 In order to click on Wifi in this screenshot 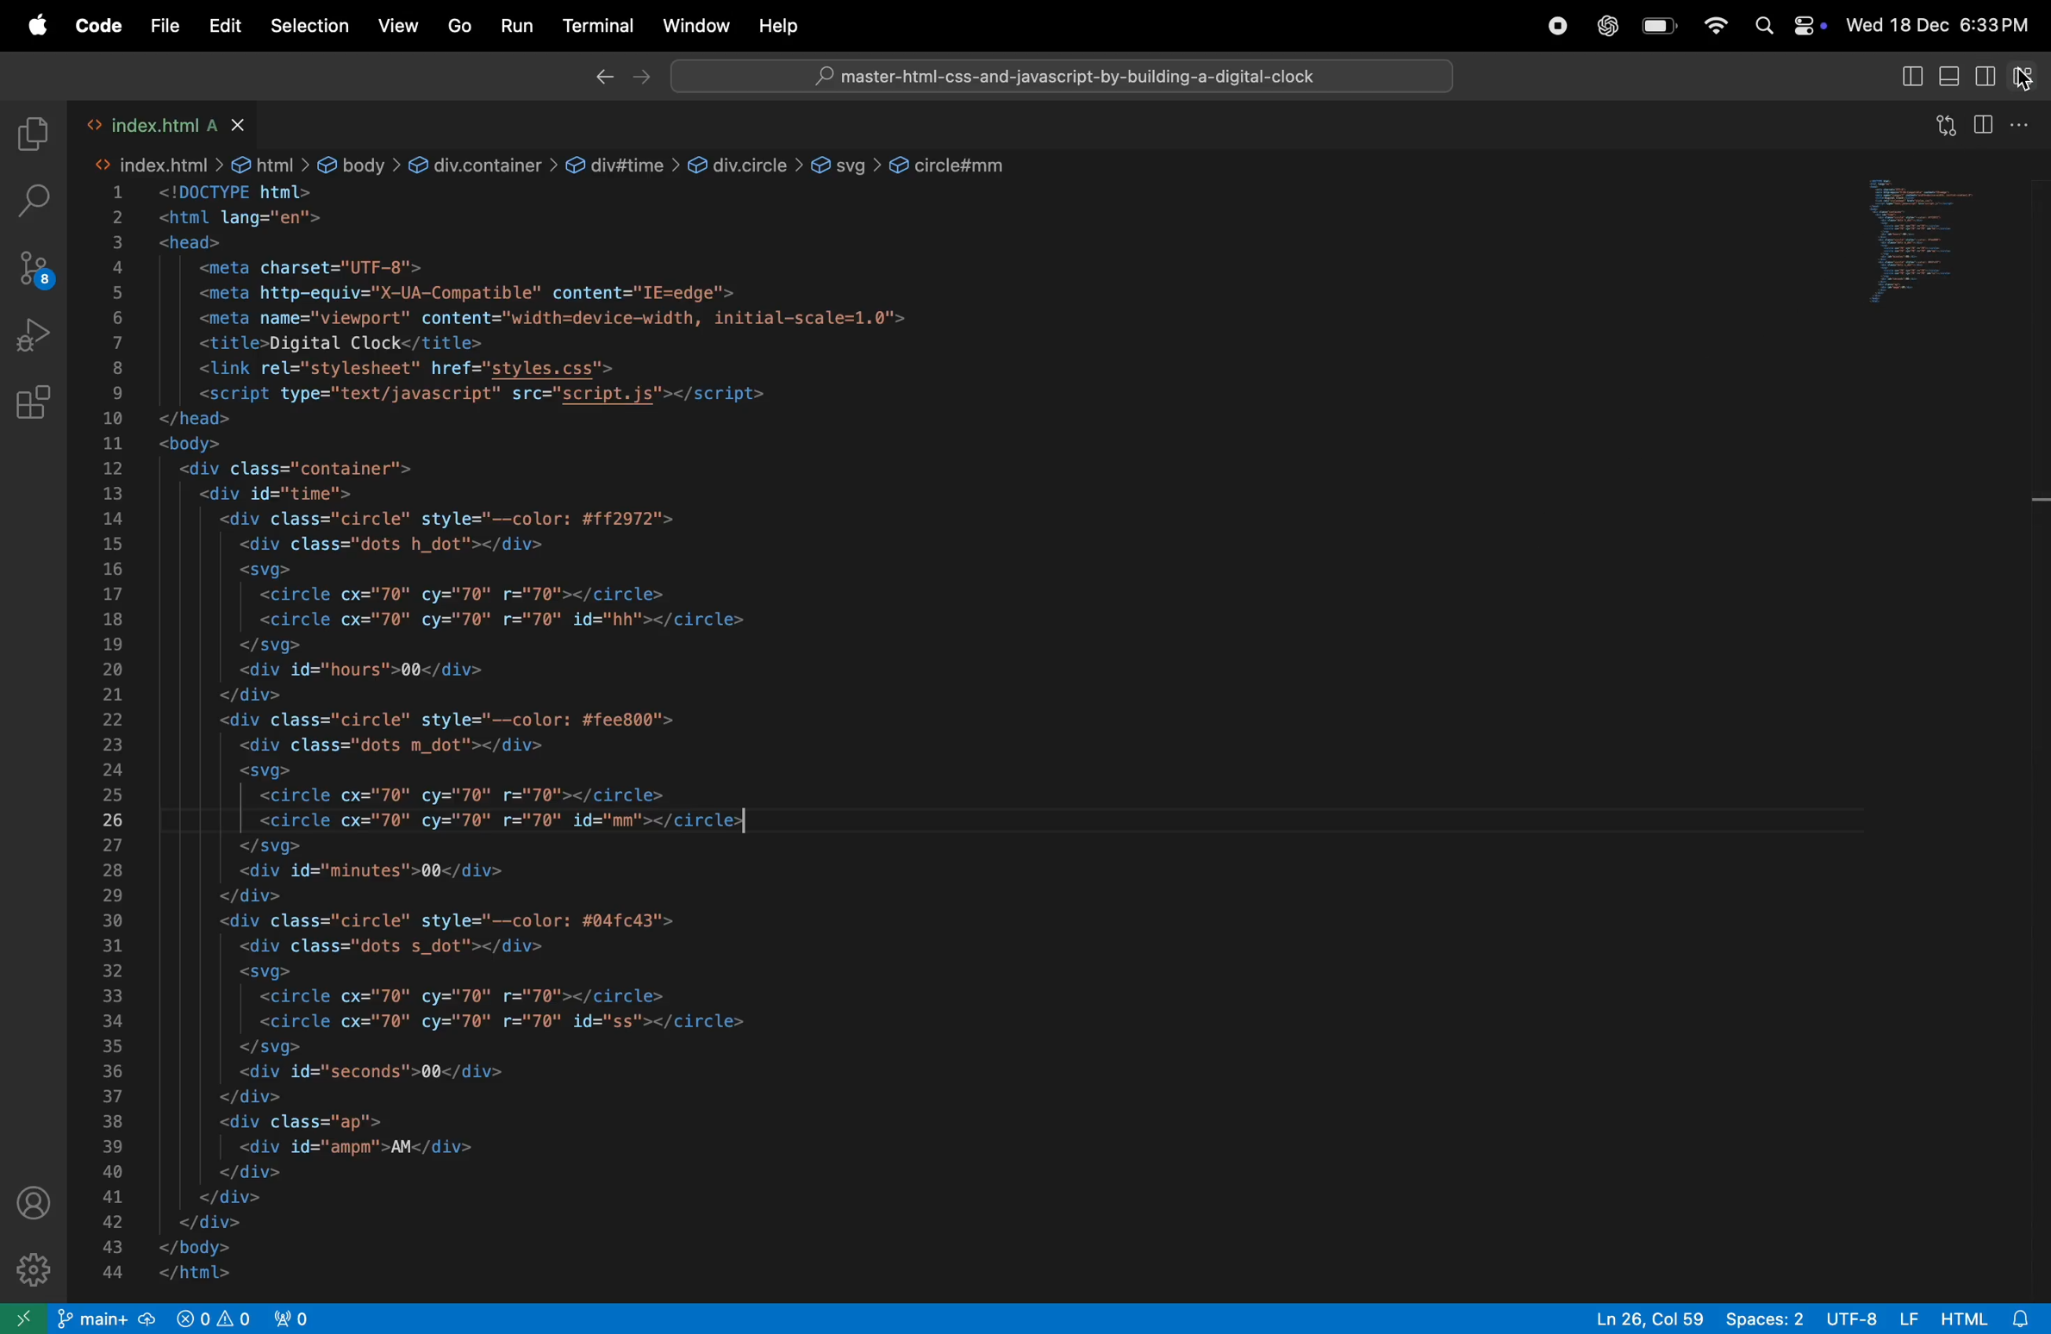, I will do `click(1714, 28)`.